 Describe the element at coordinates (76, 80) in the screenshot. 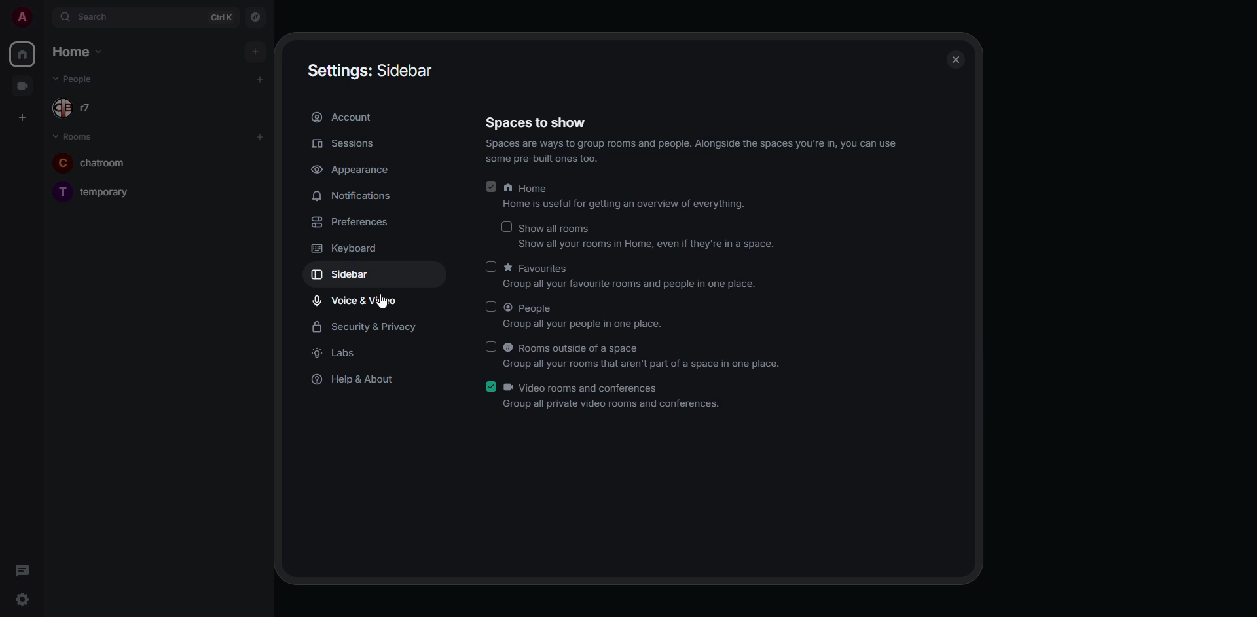

I see `people` at that location.